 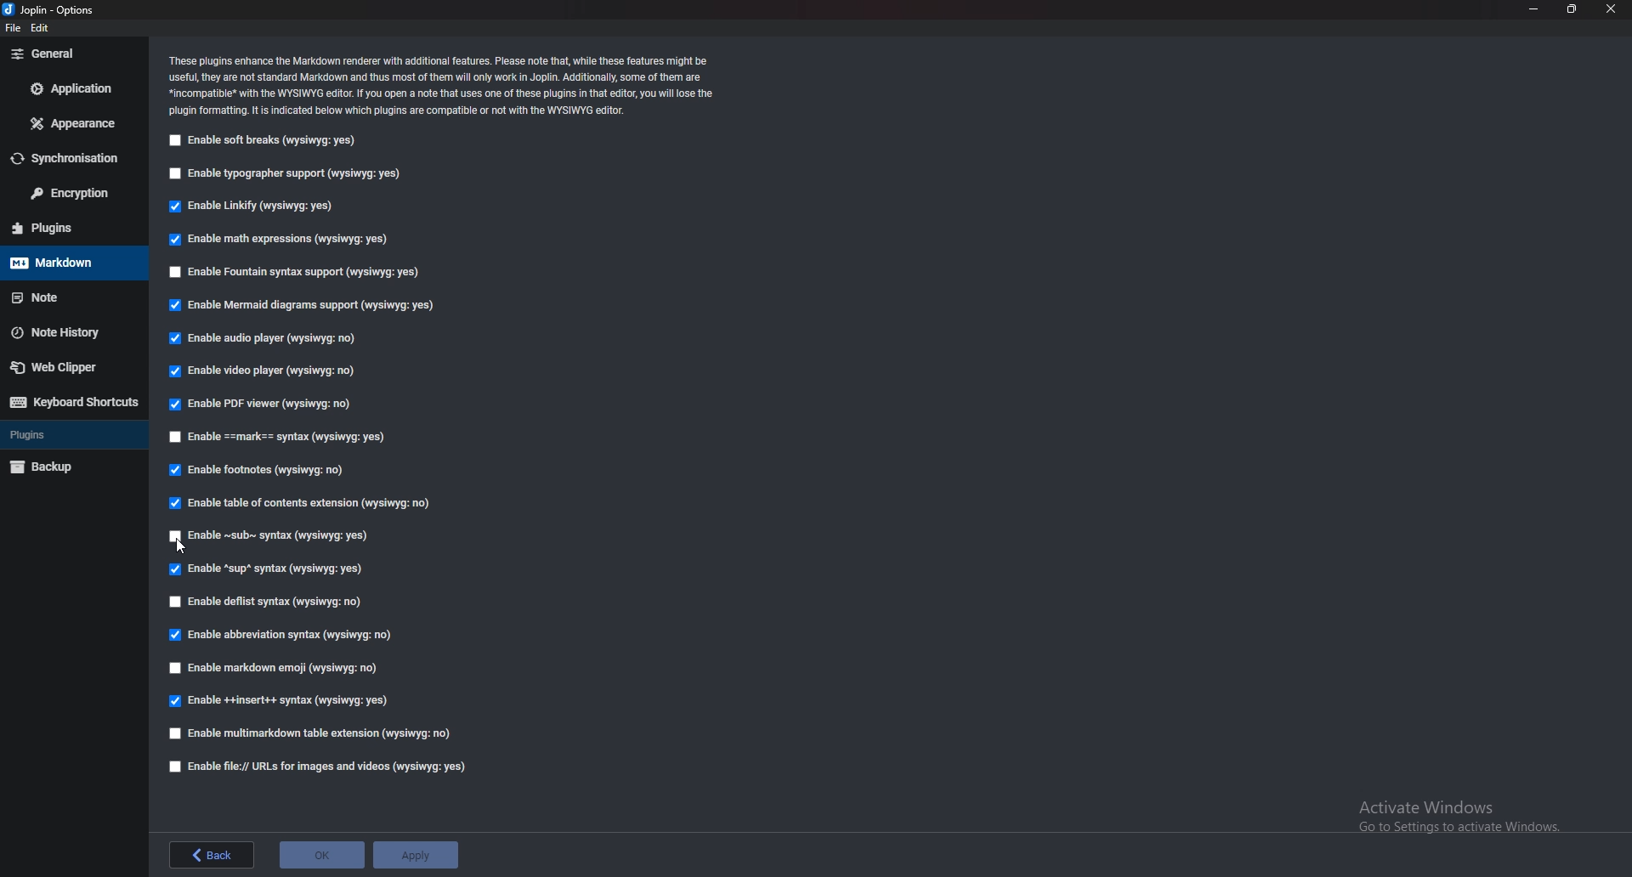 What do you see at coordinates (43, 28) in the screenshot?
I see `edit` at bounding box center [43, 28].